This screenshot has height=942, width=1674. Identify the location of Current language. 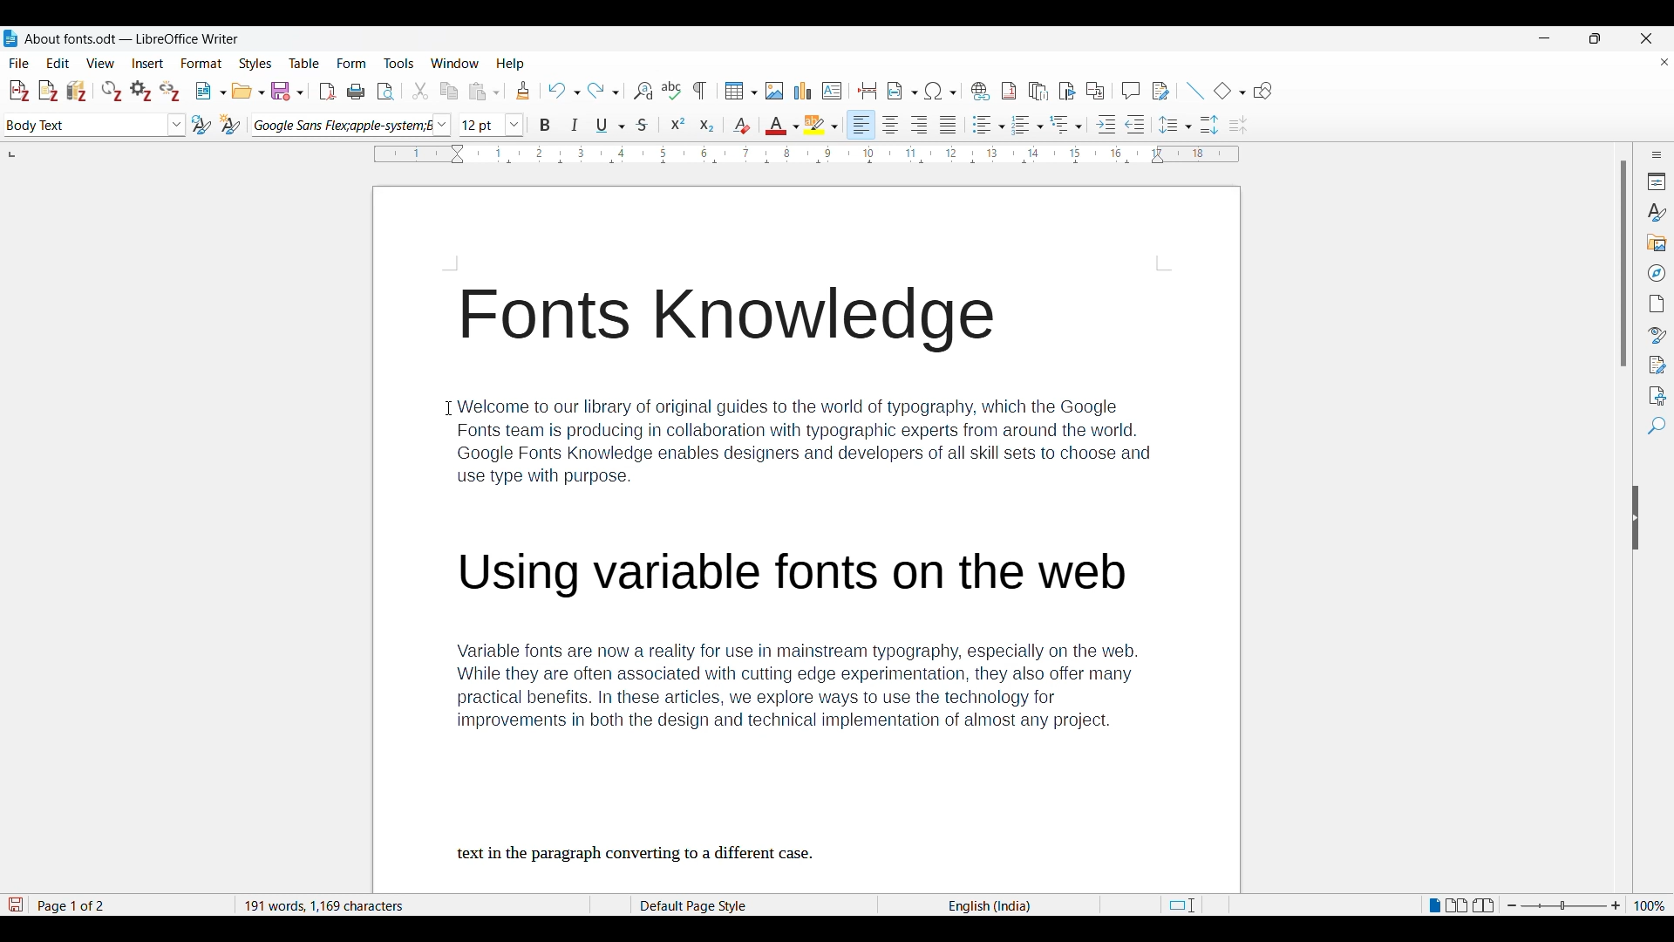
(992, 905).